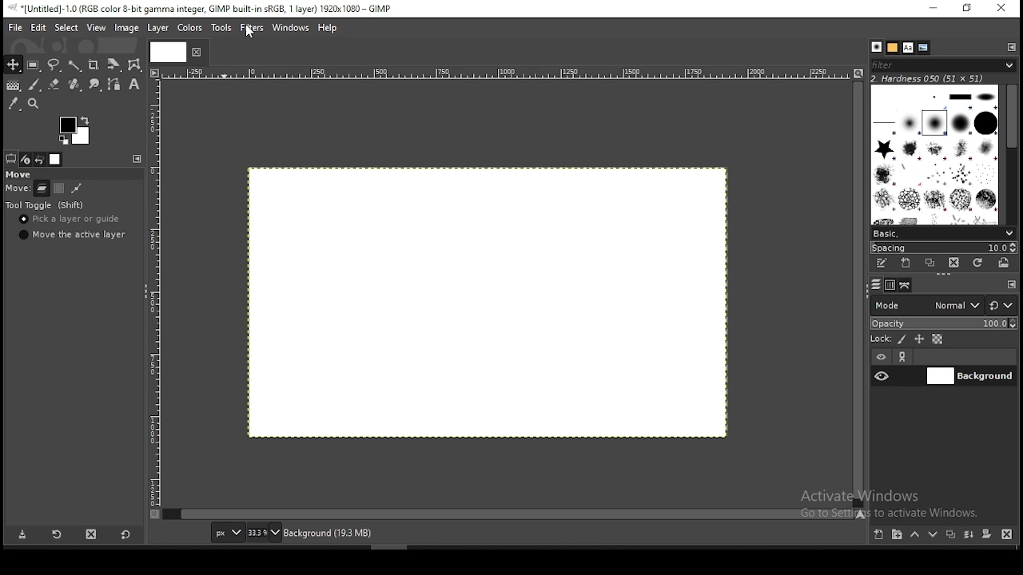  Describe the element at coordinates (55, 85) in the screenshot. I see `eraser tool` at that location.